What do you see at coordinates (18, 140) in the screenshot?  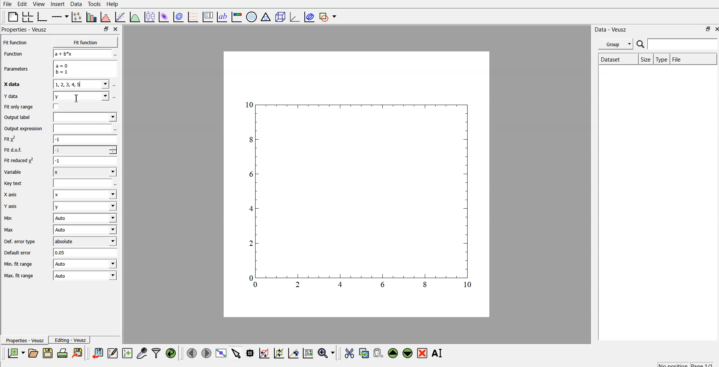 I see `fit y^2` at bounding box center [18, 140].